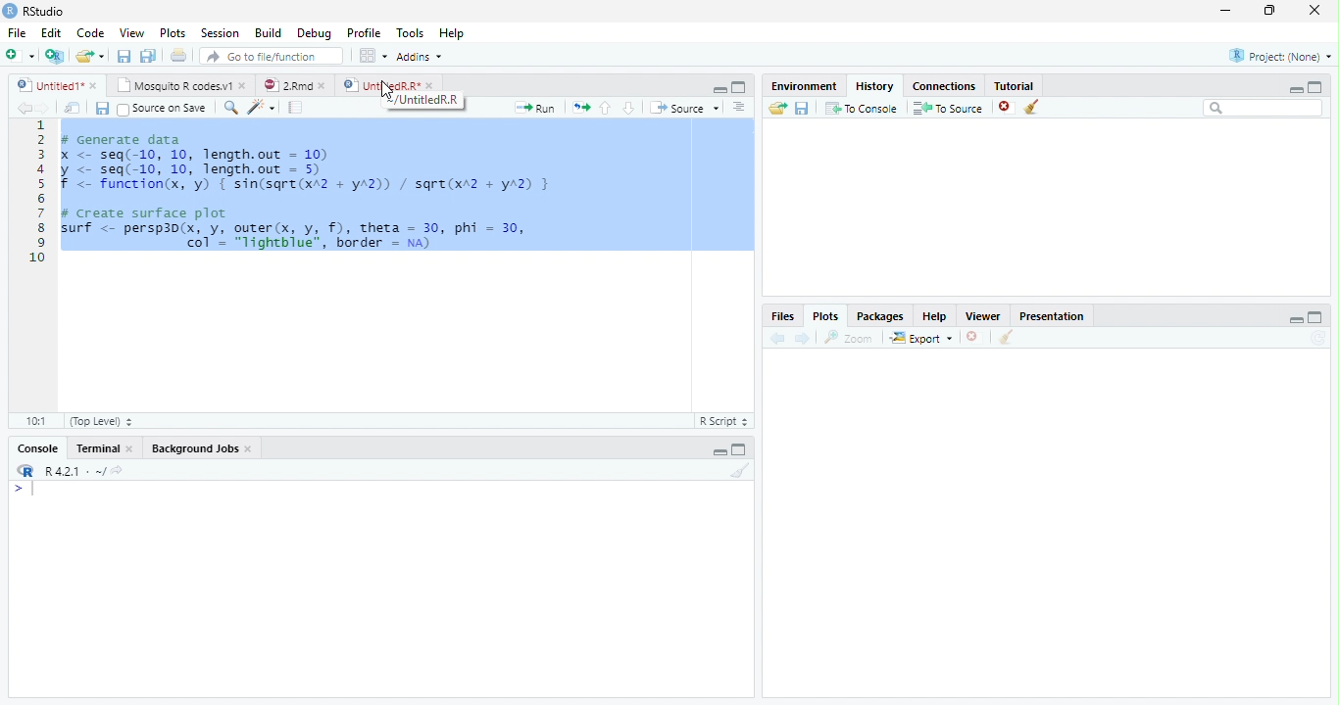 This screenshot has width=1339, height=705. What do you see at coordinates (1006, 108) in the screenshot?
I see `Remove the selected history entries` at bounding box center [1006, 108].